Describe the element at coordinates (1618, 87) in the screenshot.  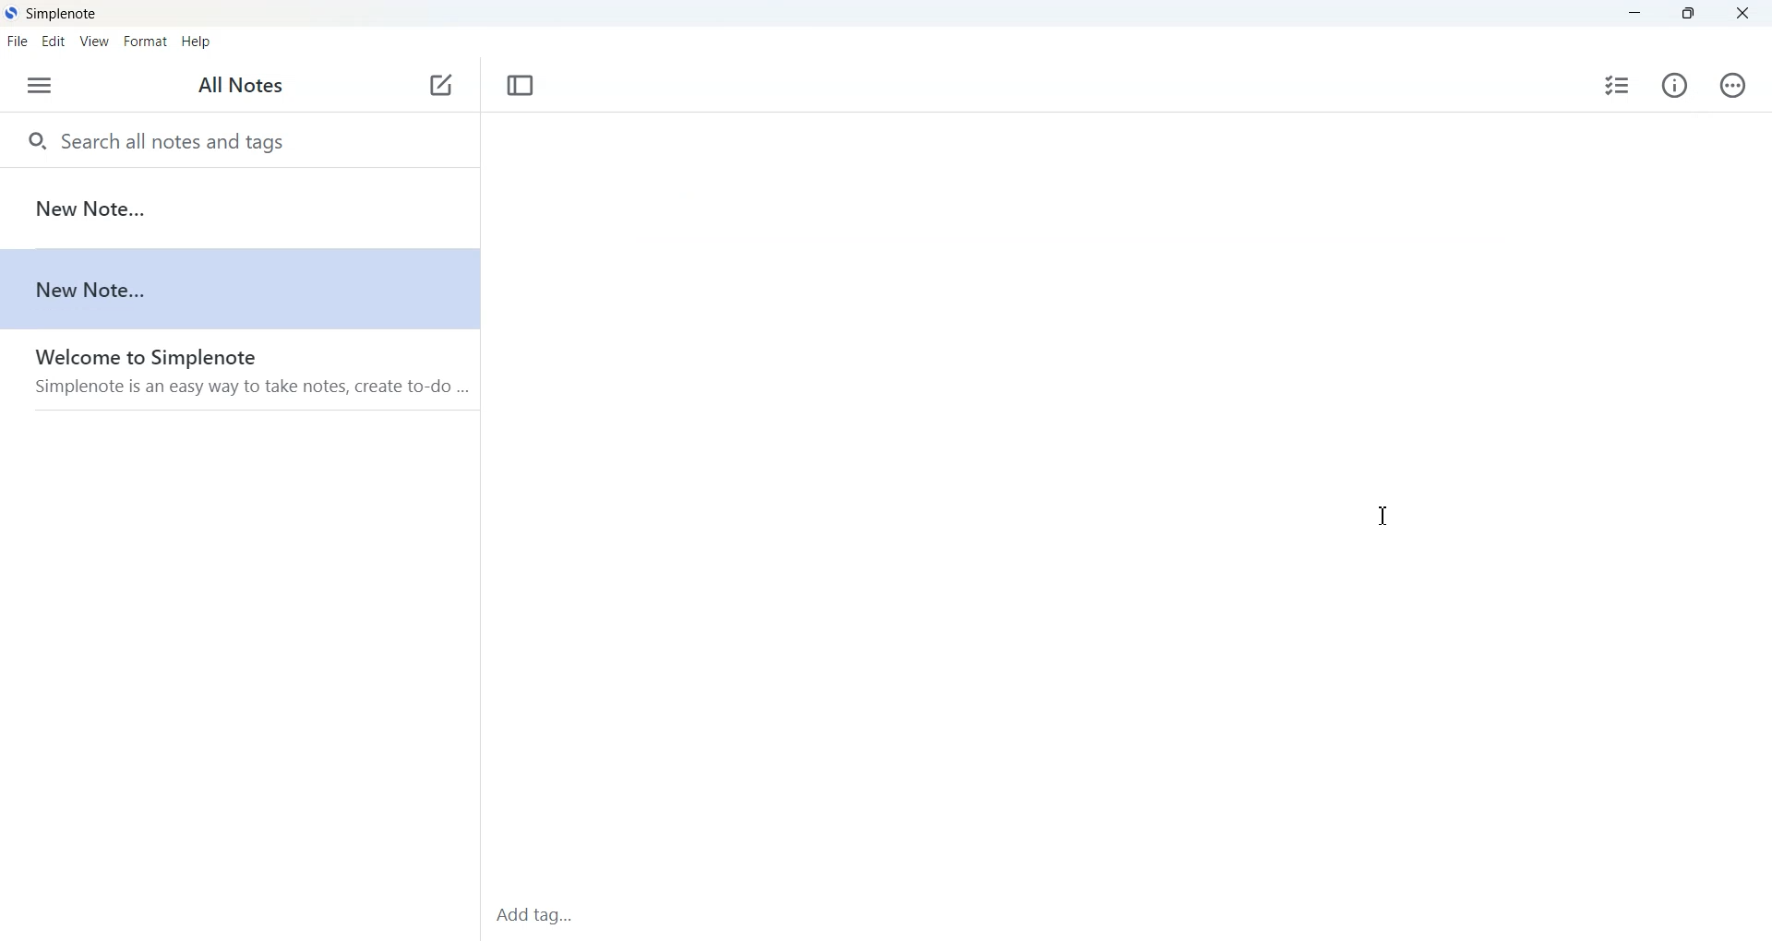
I see `Insert Checklist` at that location.